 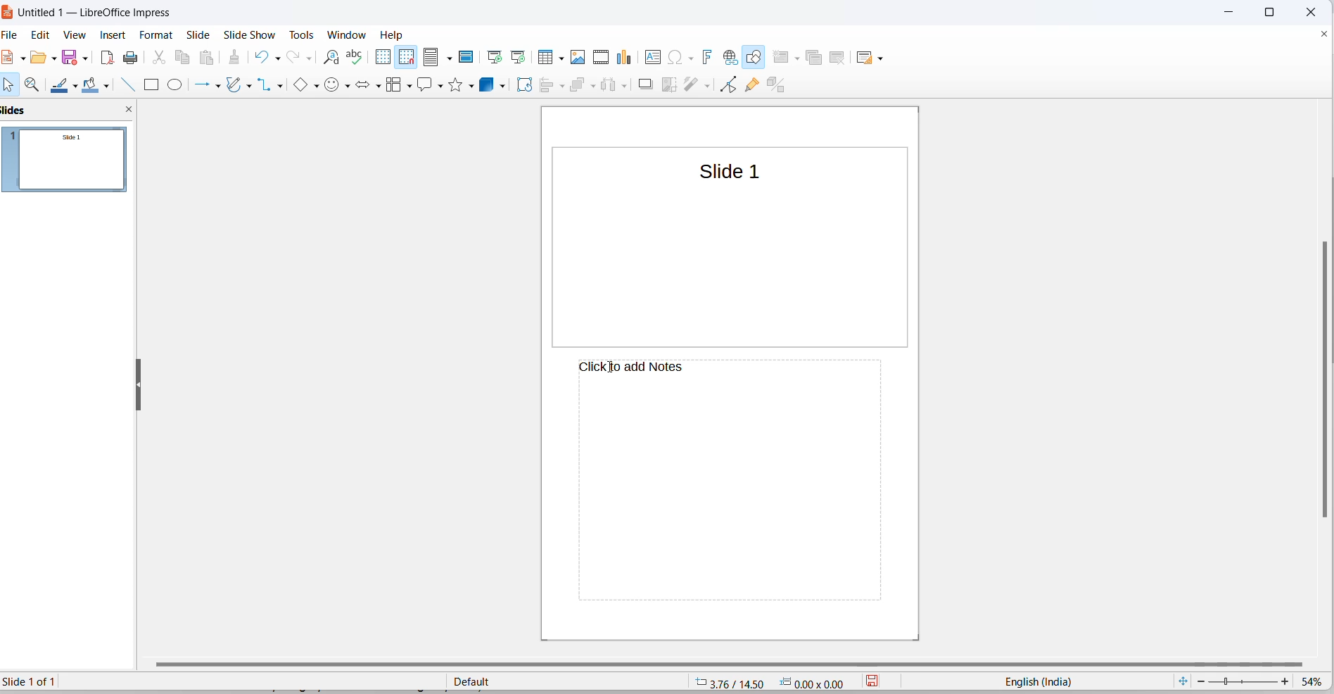 I want to click on 3d objects, so click(x=496, y=83).